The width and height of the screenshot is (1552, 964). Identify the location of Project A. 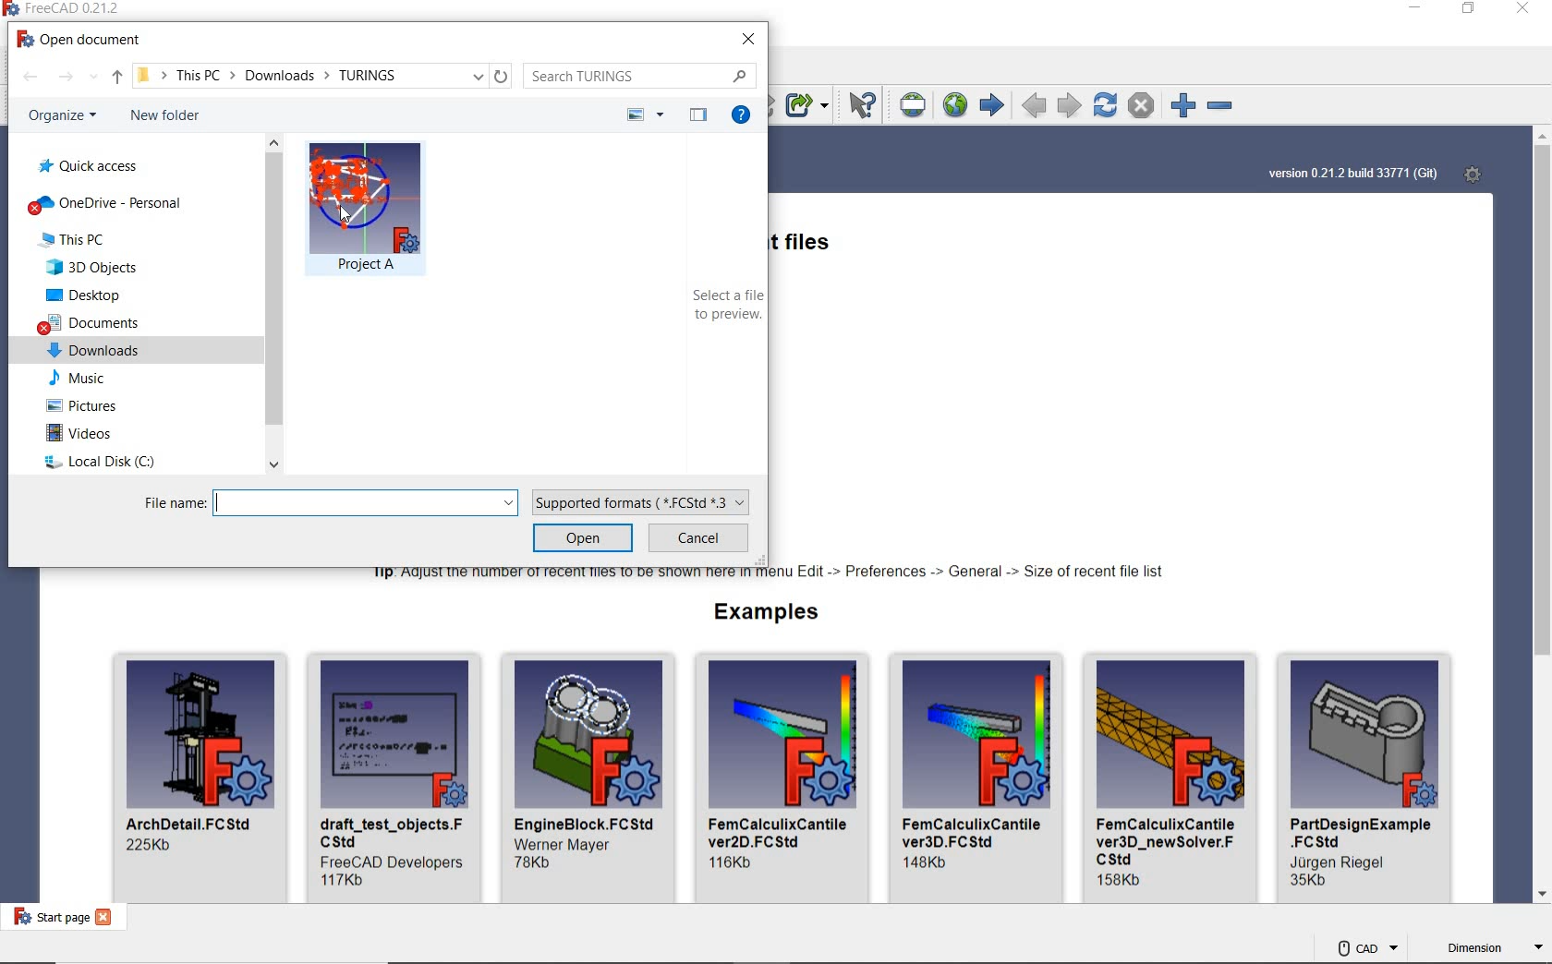
(367, 264).